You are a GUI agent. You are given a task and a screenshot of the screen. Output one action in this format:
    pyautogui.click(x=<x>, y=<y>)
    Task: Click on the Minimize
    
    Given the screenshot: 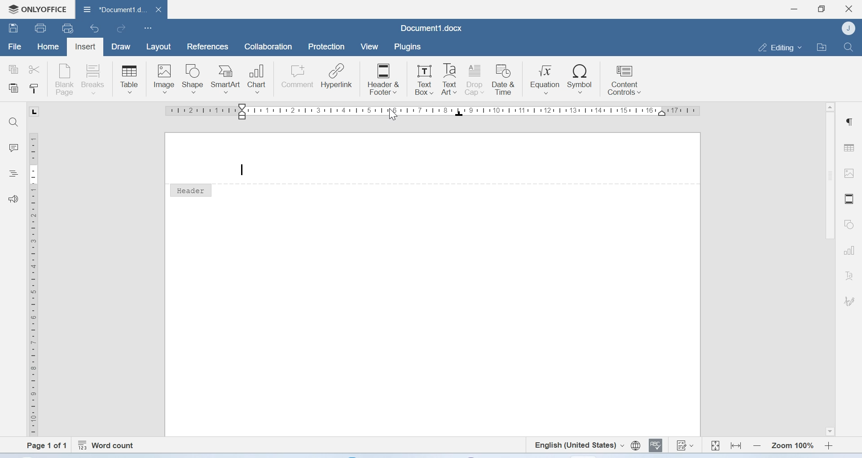 What is the action you would take?
    pyautogui.click(x=794, y=9)
    